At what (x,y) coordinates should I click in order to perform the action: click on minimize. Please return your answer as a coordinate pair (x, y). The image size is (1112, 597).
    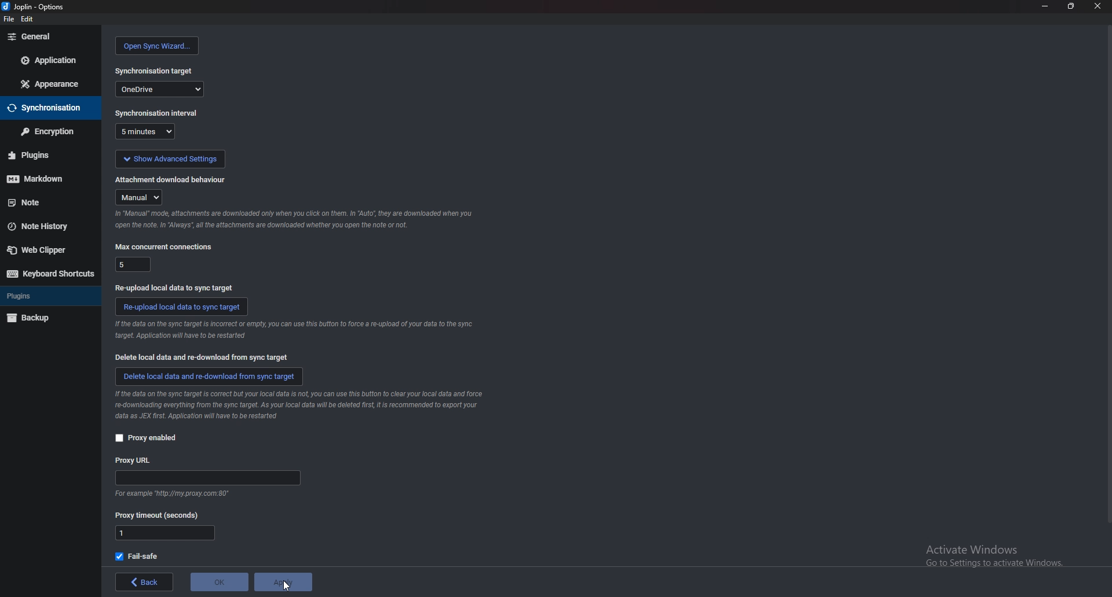
    Looking at the image, I should click on (1045, 5).